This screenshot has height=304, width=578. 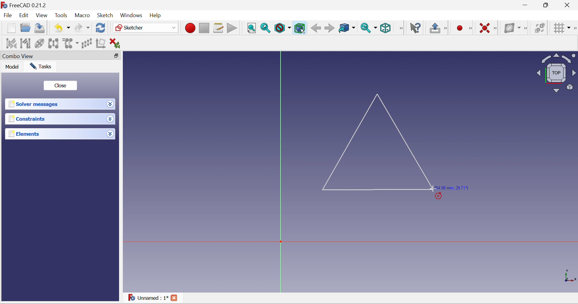 I want to click on Fit selection, so click(x=266, y=28).